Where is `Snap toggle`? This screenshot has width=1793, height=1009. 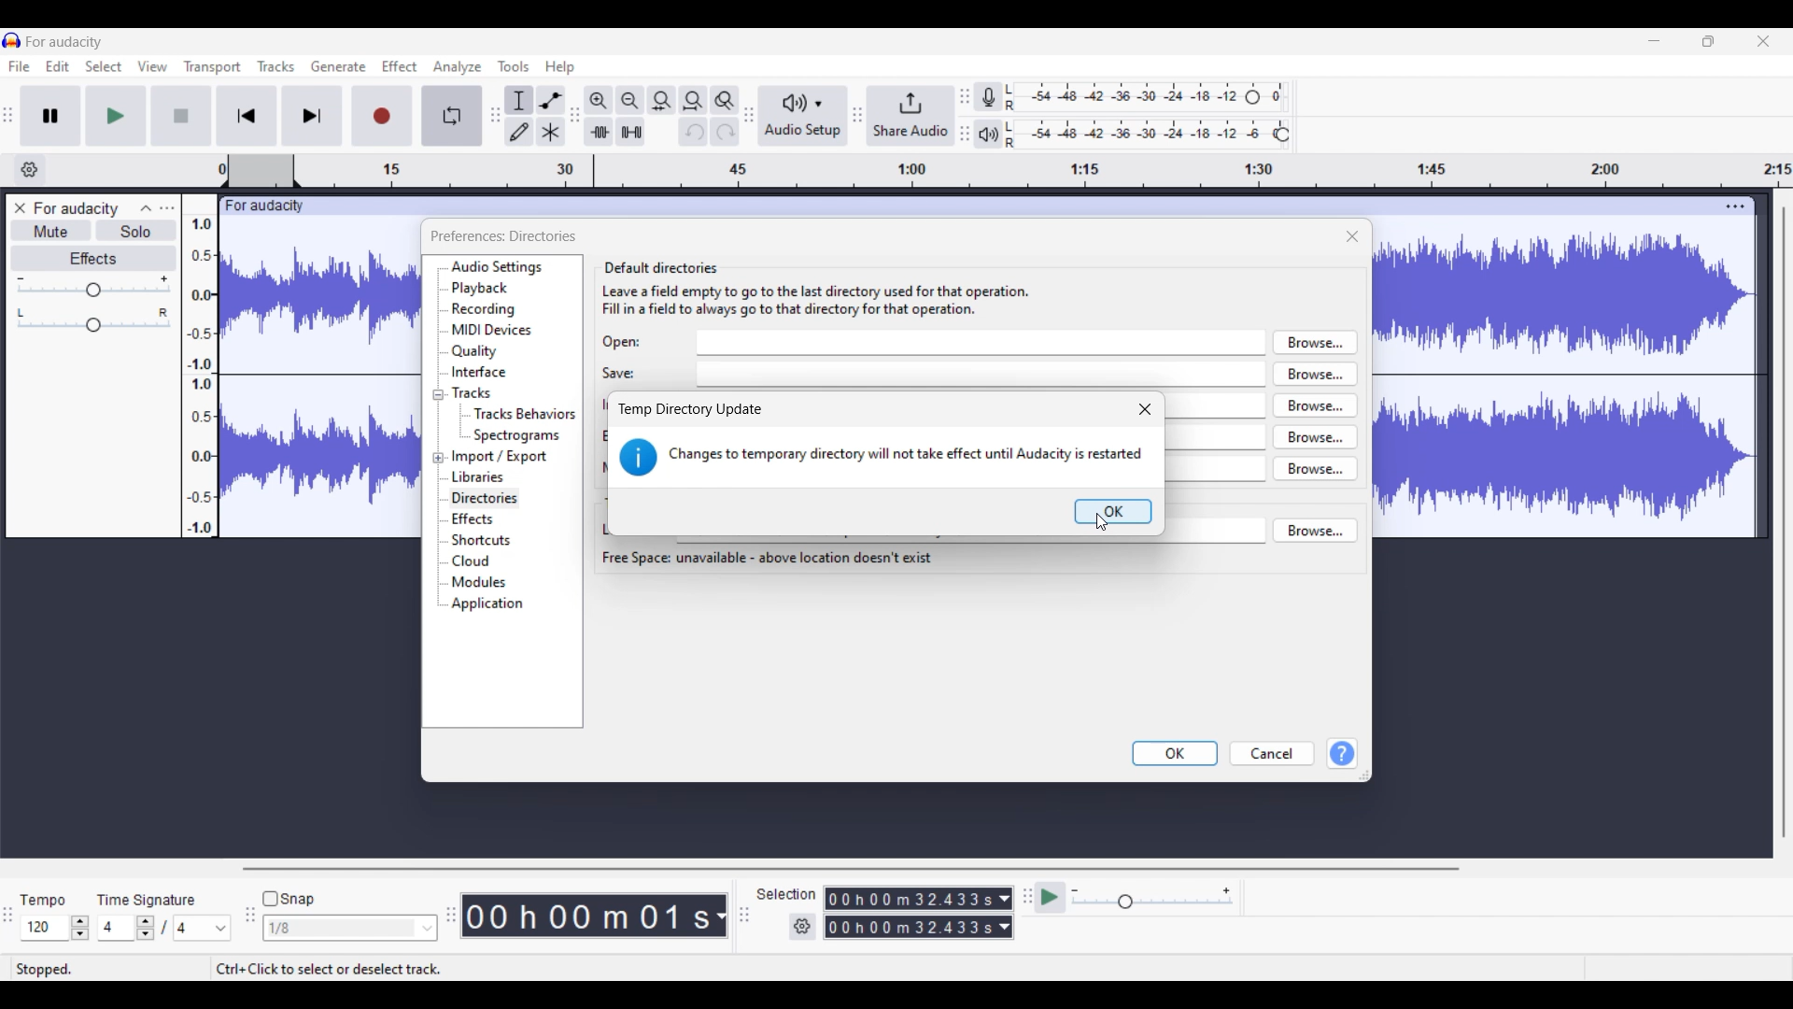 Snap toggle is located at coordinates (289, 899).